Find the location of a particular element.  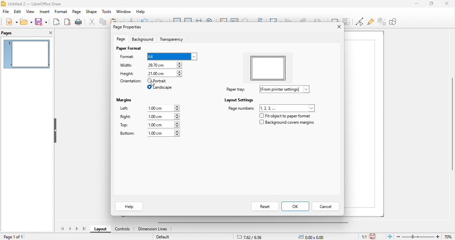

edit is located at coordinates (18, 12).